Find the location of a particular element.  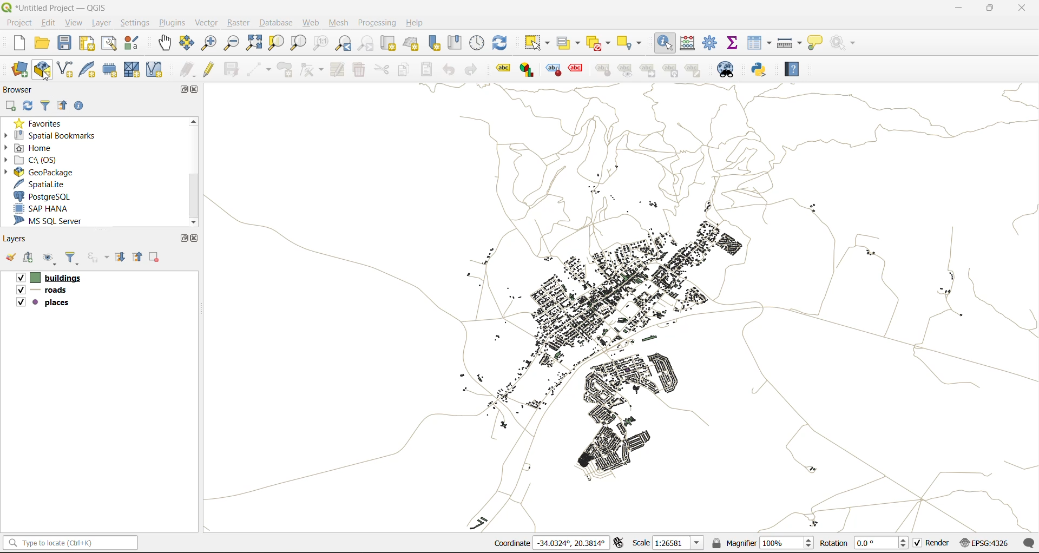

zoom full is located at coordinates (253, 43).